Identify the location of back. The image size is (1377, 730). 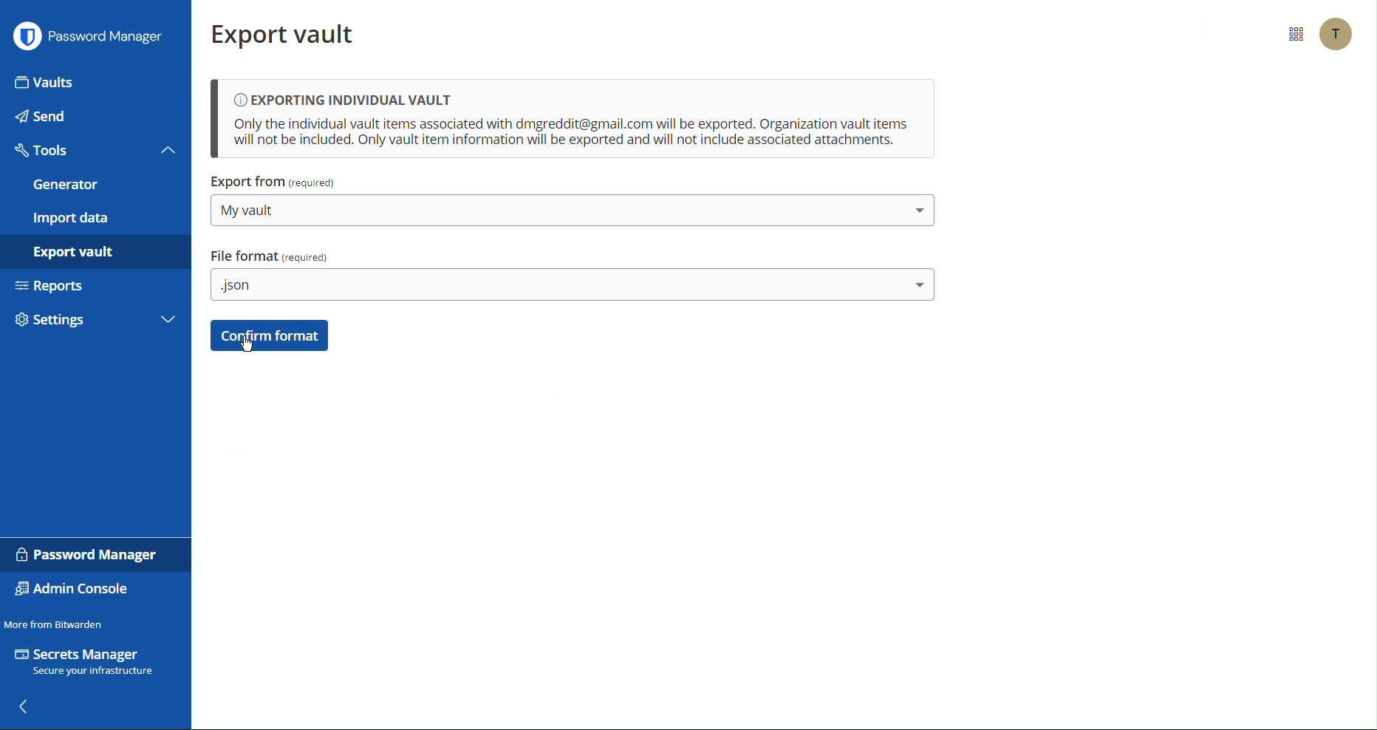
(27, 709).